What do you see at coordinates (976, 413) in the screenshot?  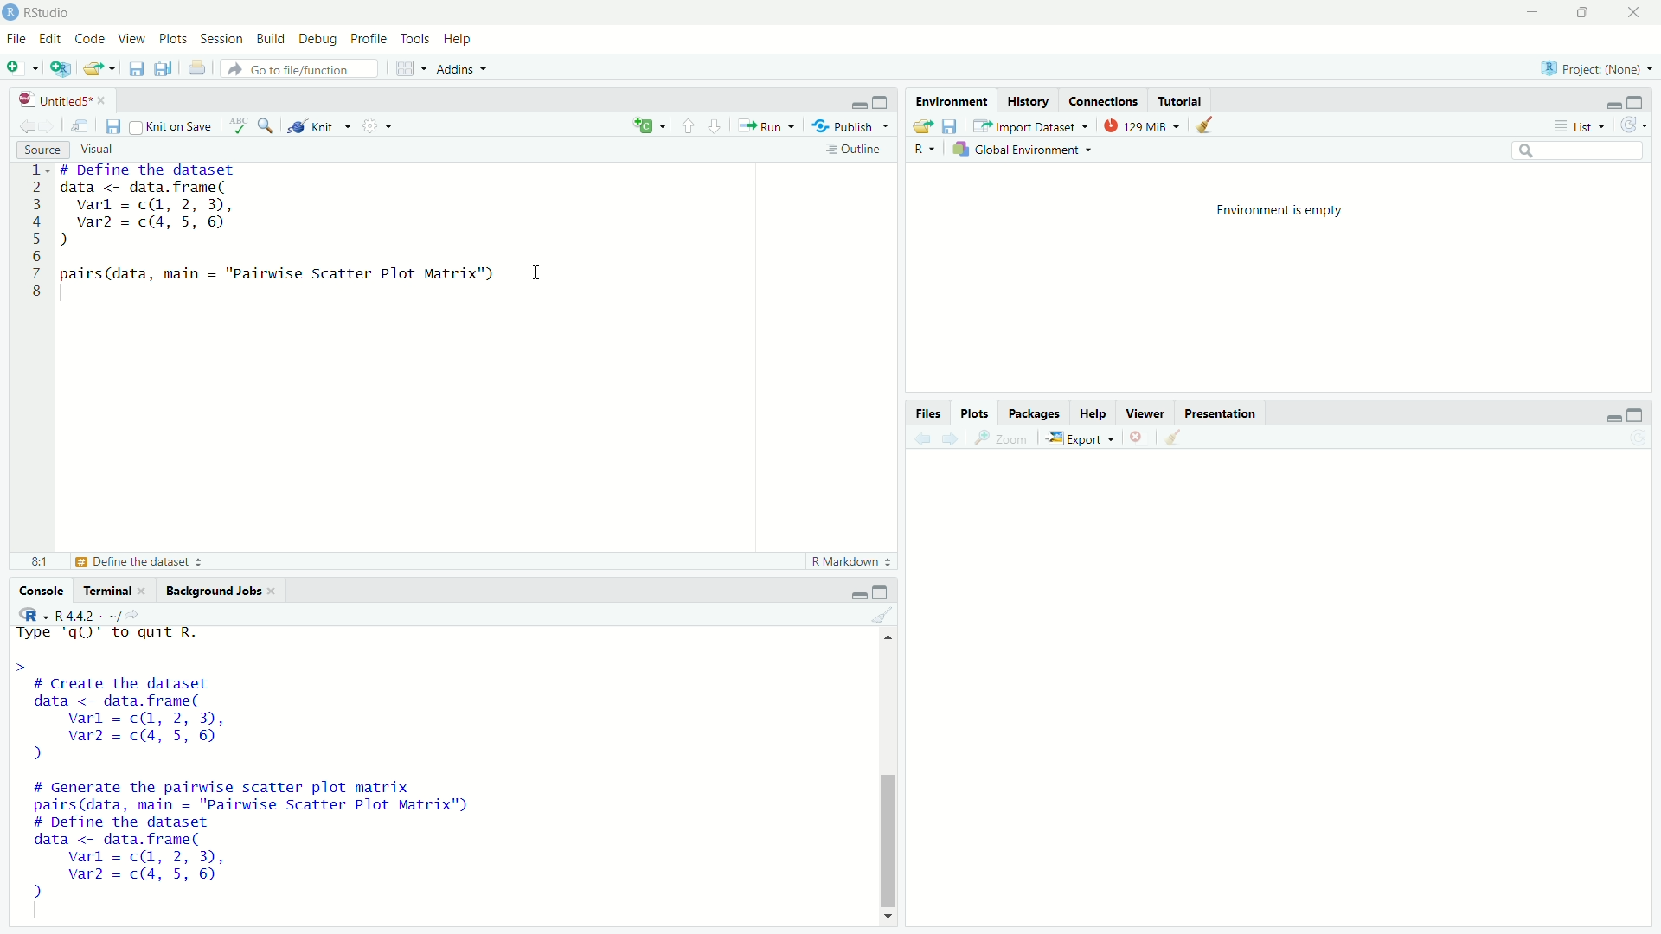 I see `Plots` at bounding box center [976, 413].